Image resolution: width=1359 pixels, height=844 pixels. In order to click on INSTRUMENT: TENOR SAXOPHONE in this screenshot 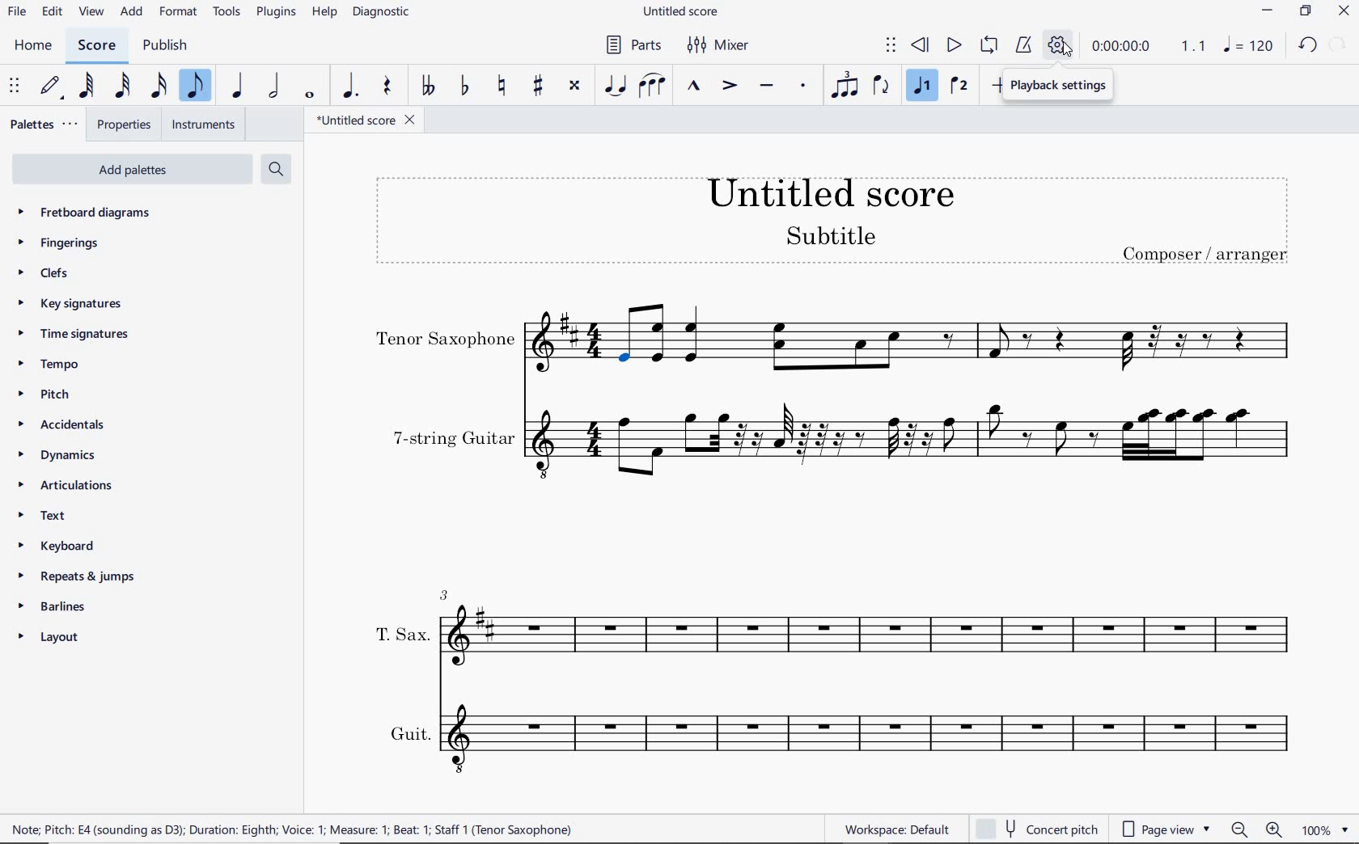, I will do `click(980, 339)`.